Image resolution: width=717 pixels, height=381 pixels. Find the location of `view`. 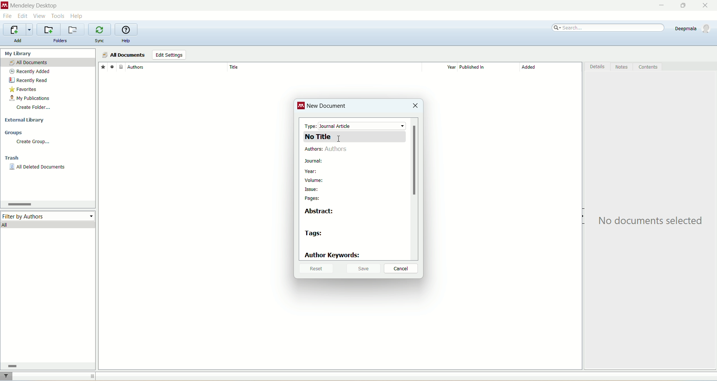

view is located at coordinates (40, 16).